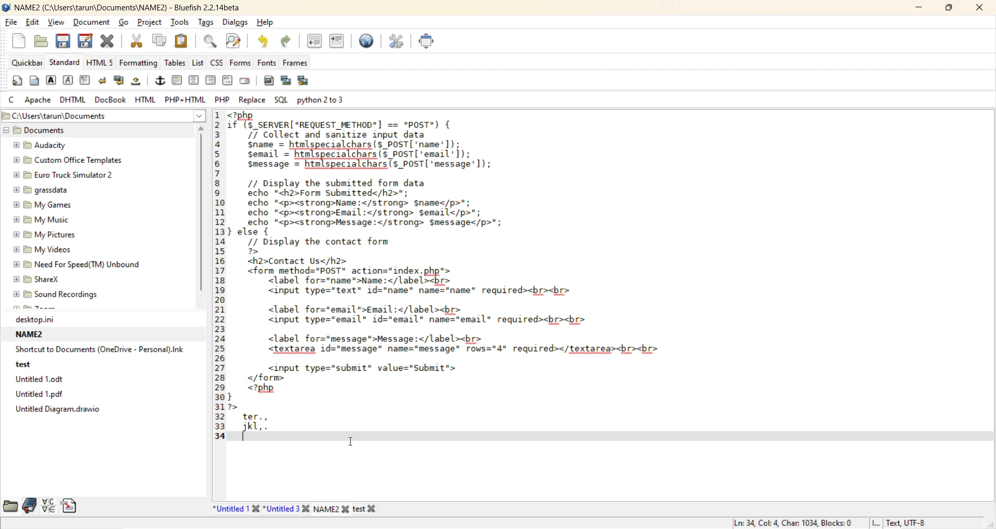 This screenshot has width=996, height=529. Describe the element at coordinates (210, 80) in the screenshot. I see `right justify` at that location.